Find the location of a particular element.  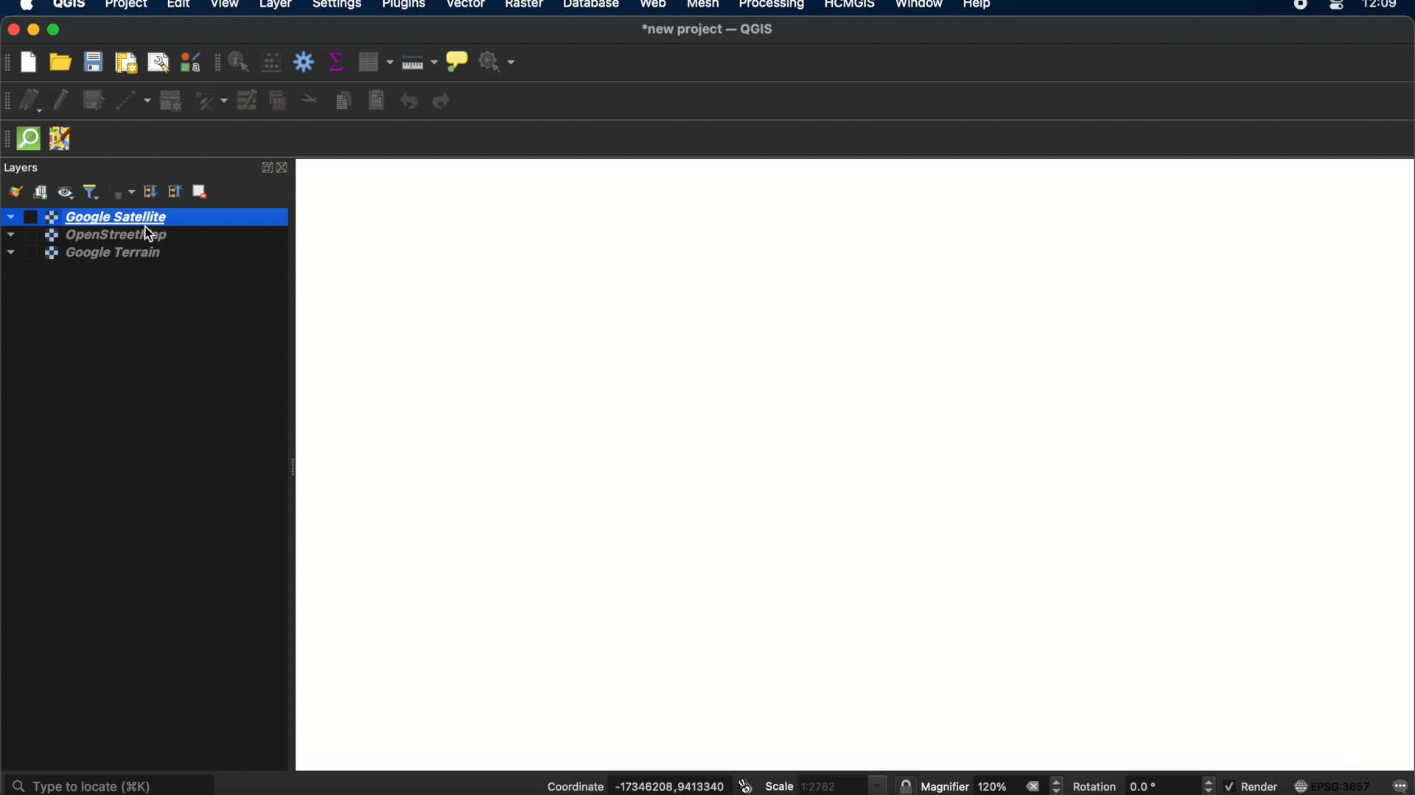

current edits is located at coordinates (35, 102).